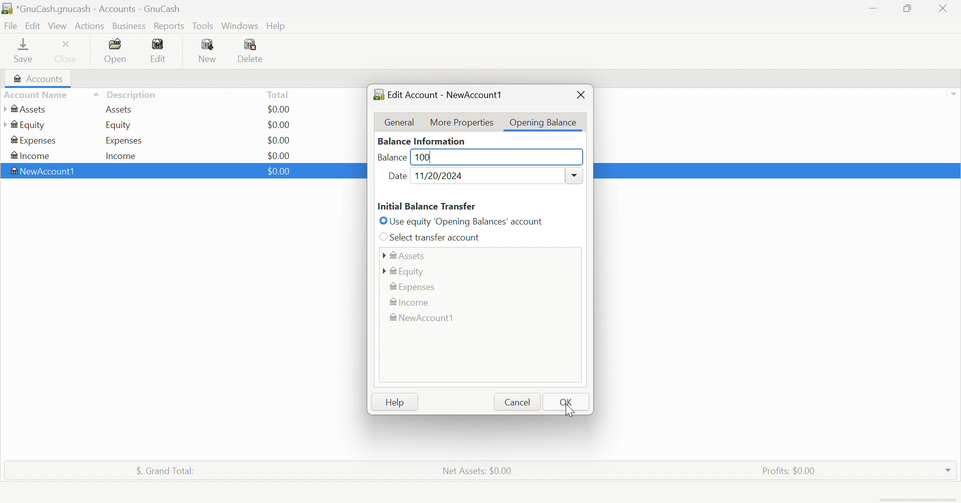 This screenshot has height=503, width=961. Describe the element at coordinates (281, 124) in the screenshot. I see `$0.00` at that location.